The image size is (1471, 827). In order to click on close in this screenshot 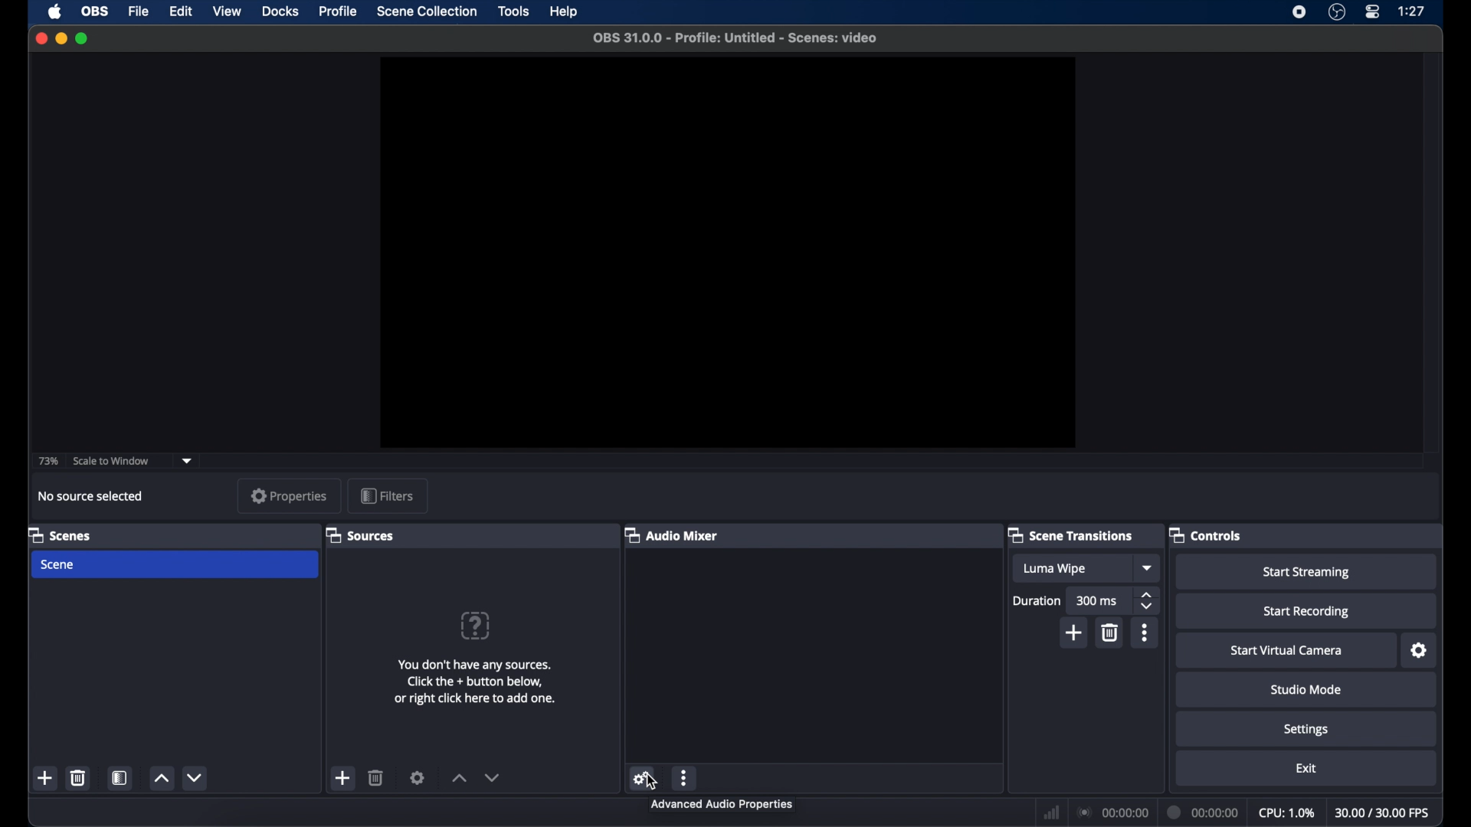, I will do `click(41, 38)`.